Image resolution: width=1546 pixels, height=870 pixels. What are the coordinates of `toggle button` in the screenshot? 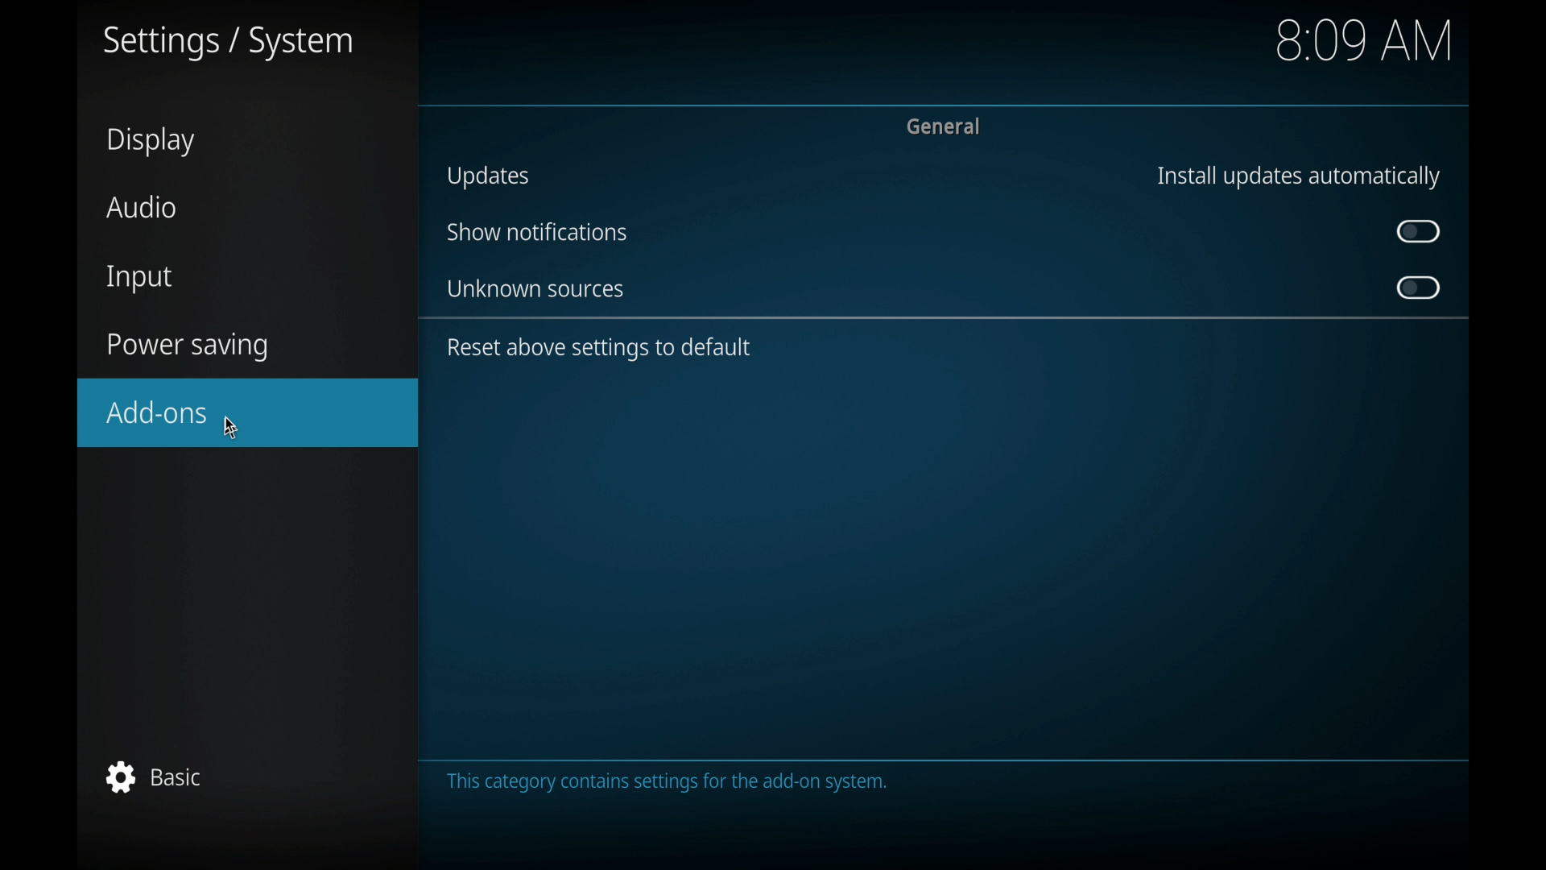 It's located at (1419, 231).